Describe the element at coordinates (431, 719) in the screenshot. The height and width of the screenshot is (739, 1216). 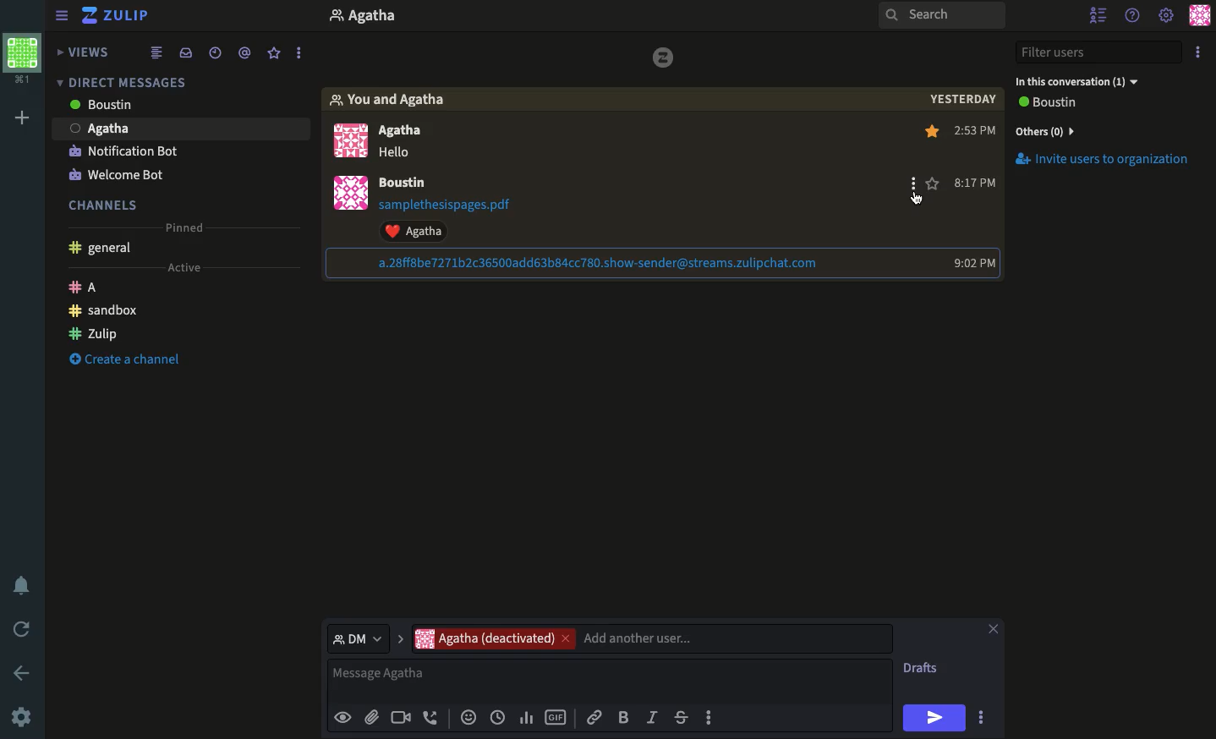
I see `Audio call` at that location.